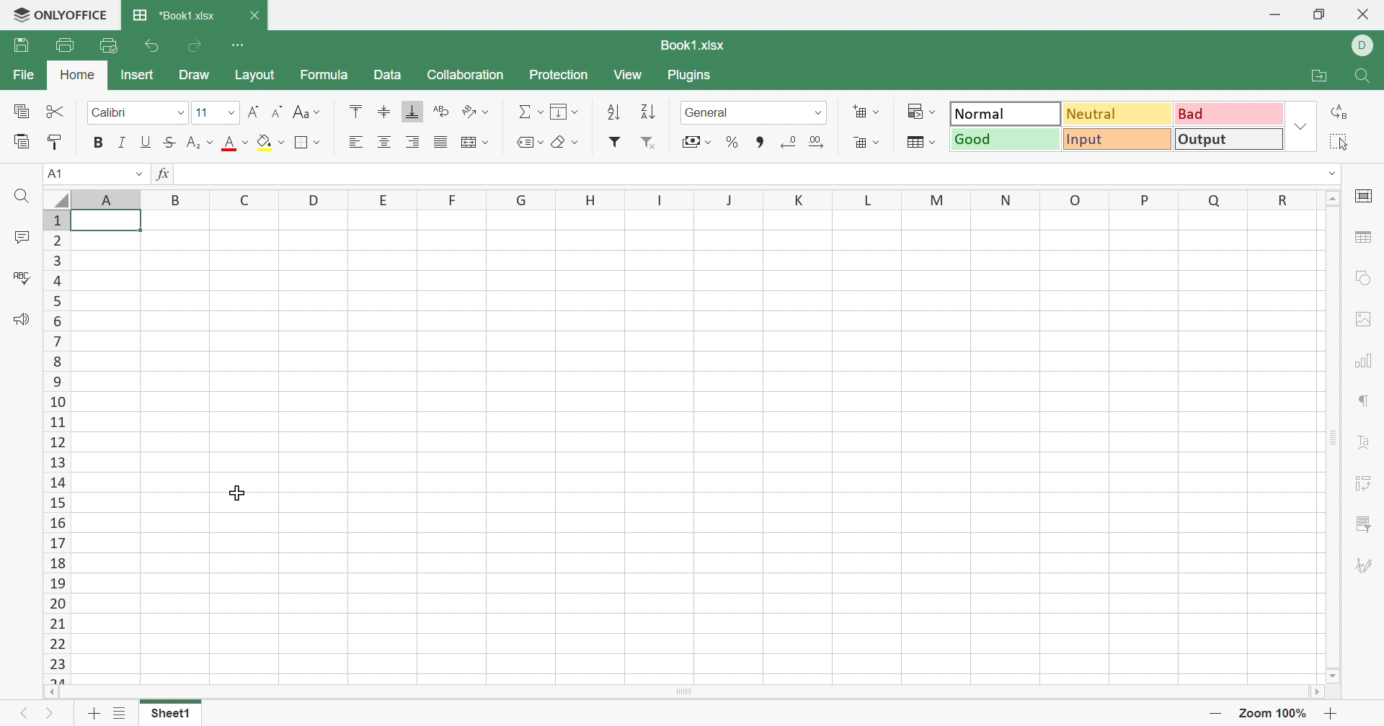  What do you see at coordinates (275, 110) in the screenshot?
I see `Decrement font size` at bounding box center [275, 110].